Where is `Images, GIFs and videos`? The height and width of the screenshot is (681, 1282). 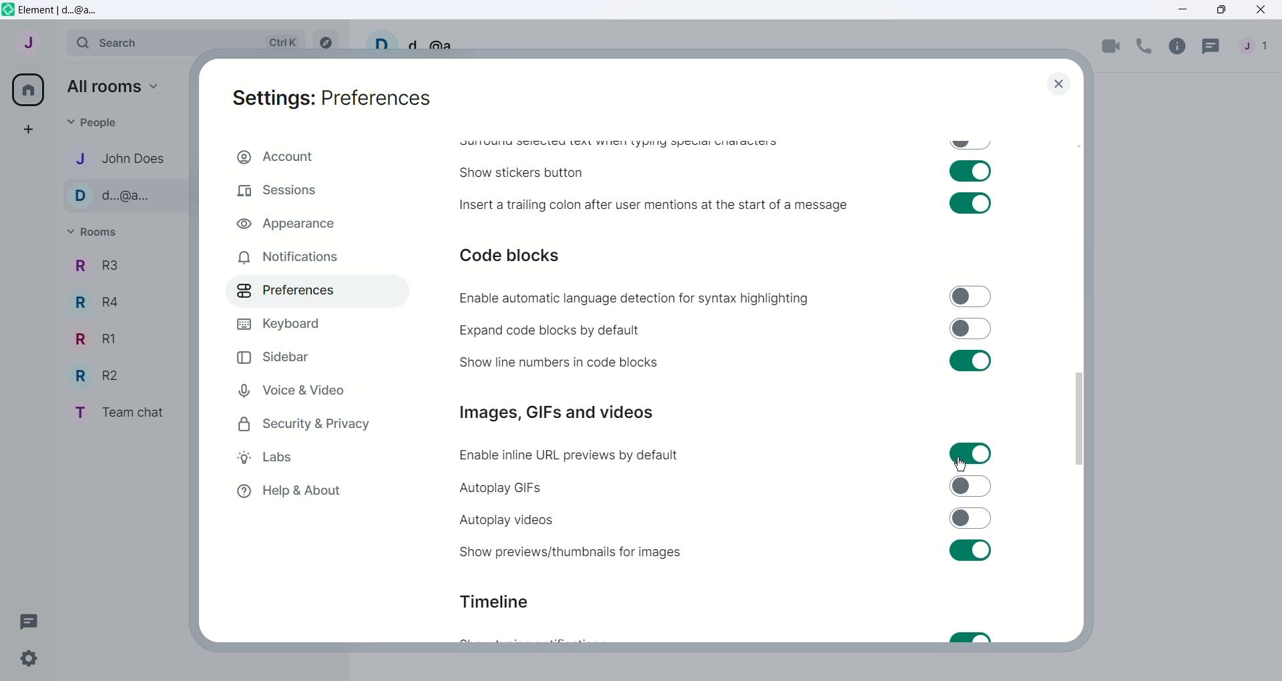
Images, GIFs and videos is located at coordinates (556, 413).